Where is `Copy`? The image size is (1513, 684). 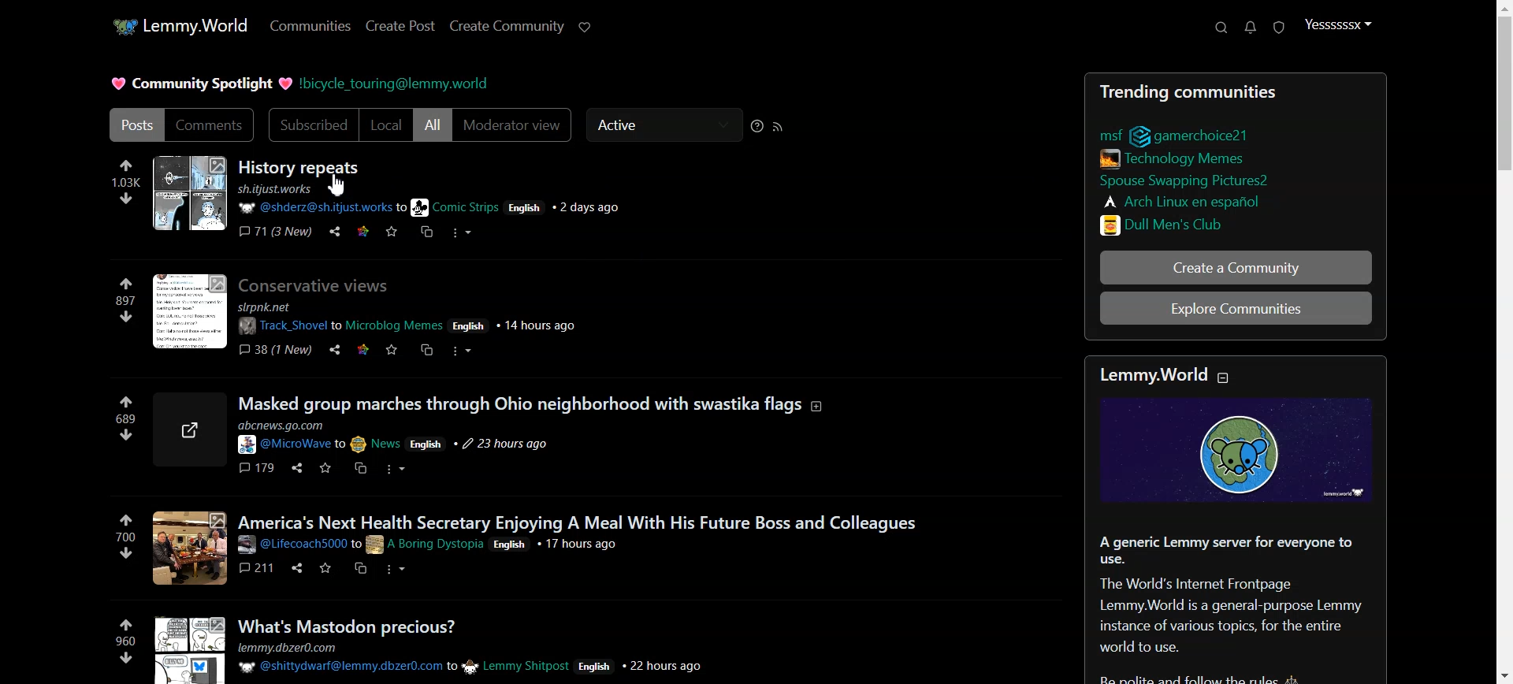 Copy is located at coordinates (426, 350).